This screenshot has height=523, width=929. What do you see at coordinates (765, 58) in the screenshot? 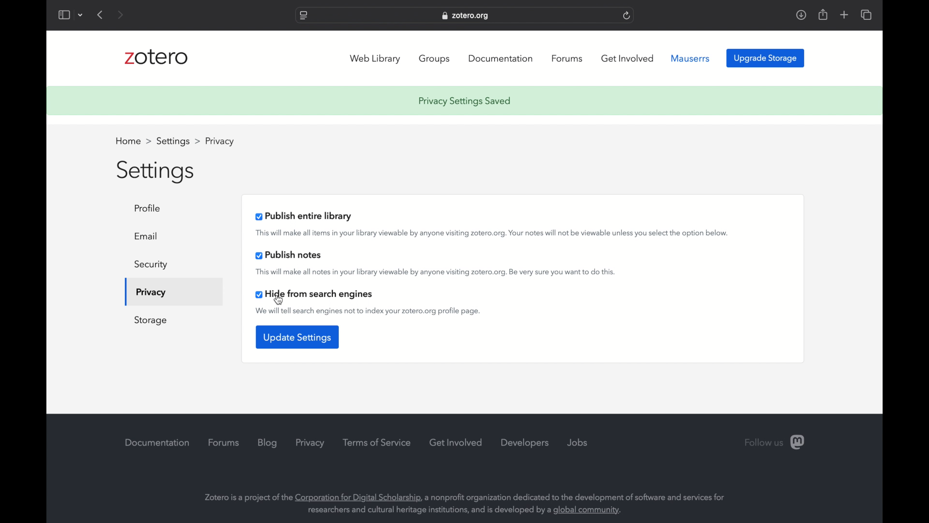
I see `upgrade  storage` at bounding box center [765, 58].